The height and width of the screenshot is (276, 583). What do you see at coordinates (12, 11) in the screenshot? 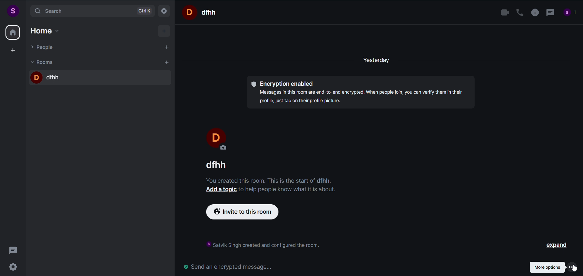
I see `user` at bounding box center [12, 11].